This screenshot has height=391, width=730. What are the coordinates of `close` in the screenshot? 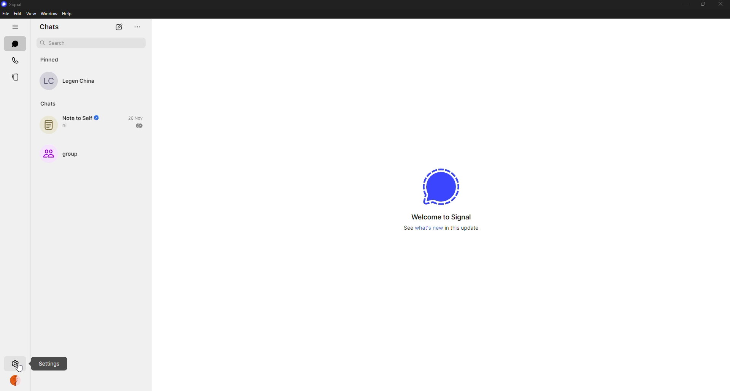 It's located at (721, 5).